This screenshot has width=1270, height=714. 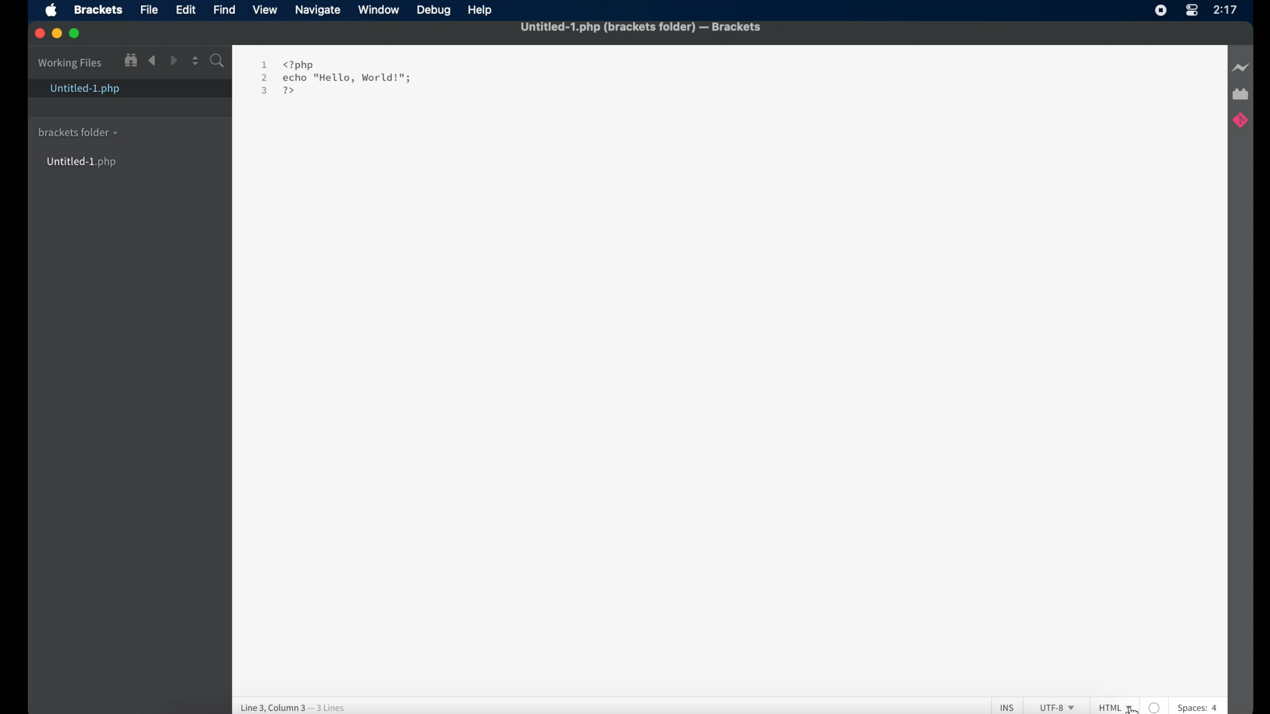 What do you see at coordinates (1242, 68) in the screenshot?
I see `live preview` at bounding box center [1242, 68].